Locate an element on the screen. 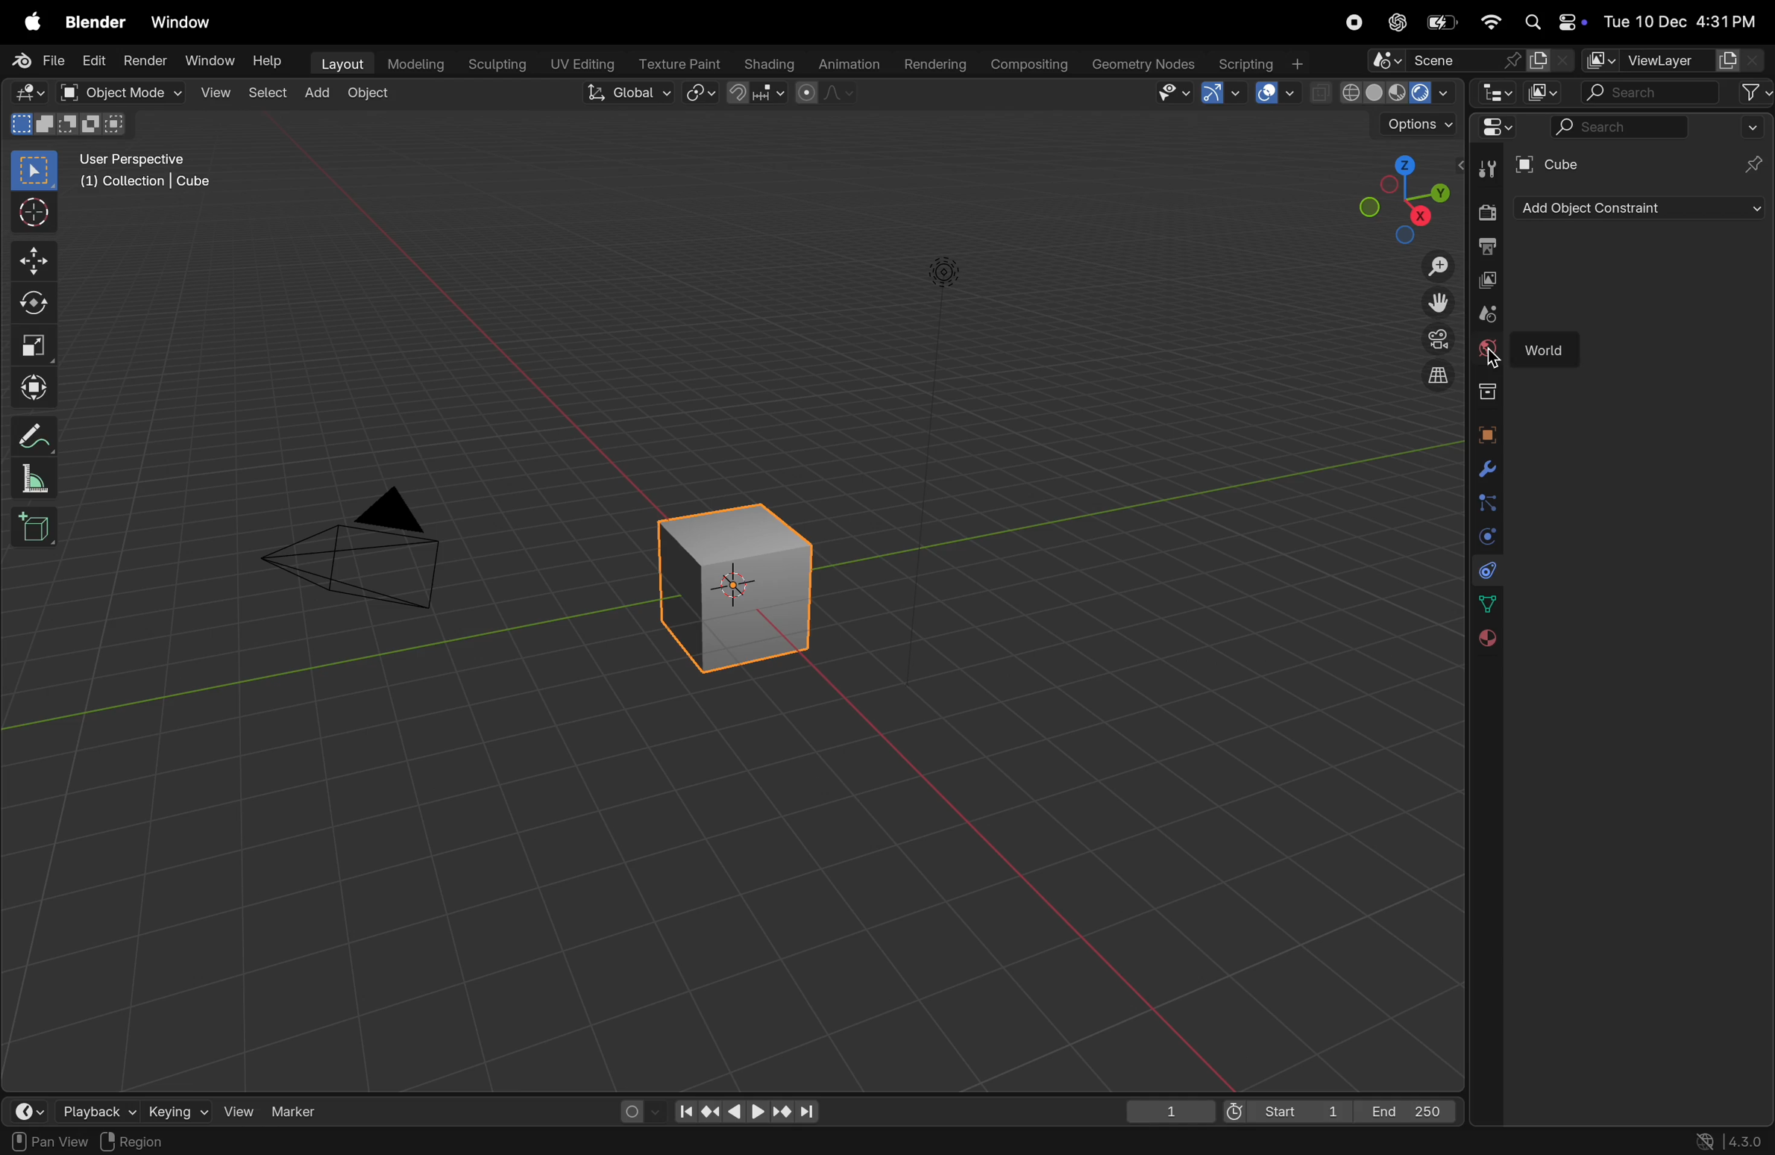 The width and height of the screenshot is (1775, 1155). render is located at coordinates (1486, 212).